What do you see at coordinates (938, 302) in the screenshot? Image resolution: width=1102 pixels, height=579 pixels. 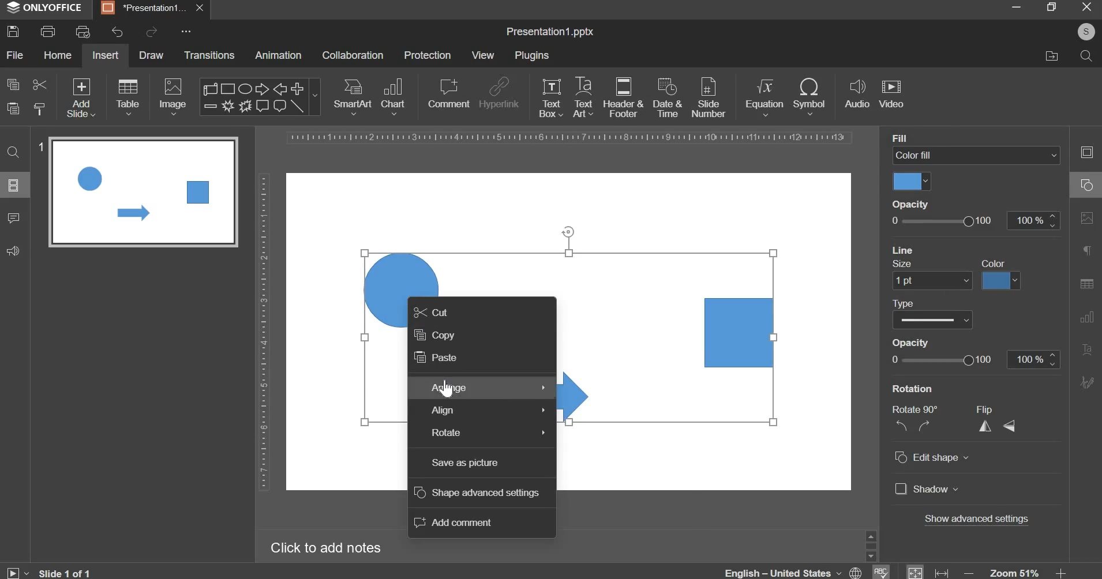 I see `type` at bounding box center [938, 302].